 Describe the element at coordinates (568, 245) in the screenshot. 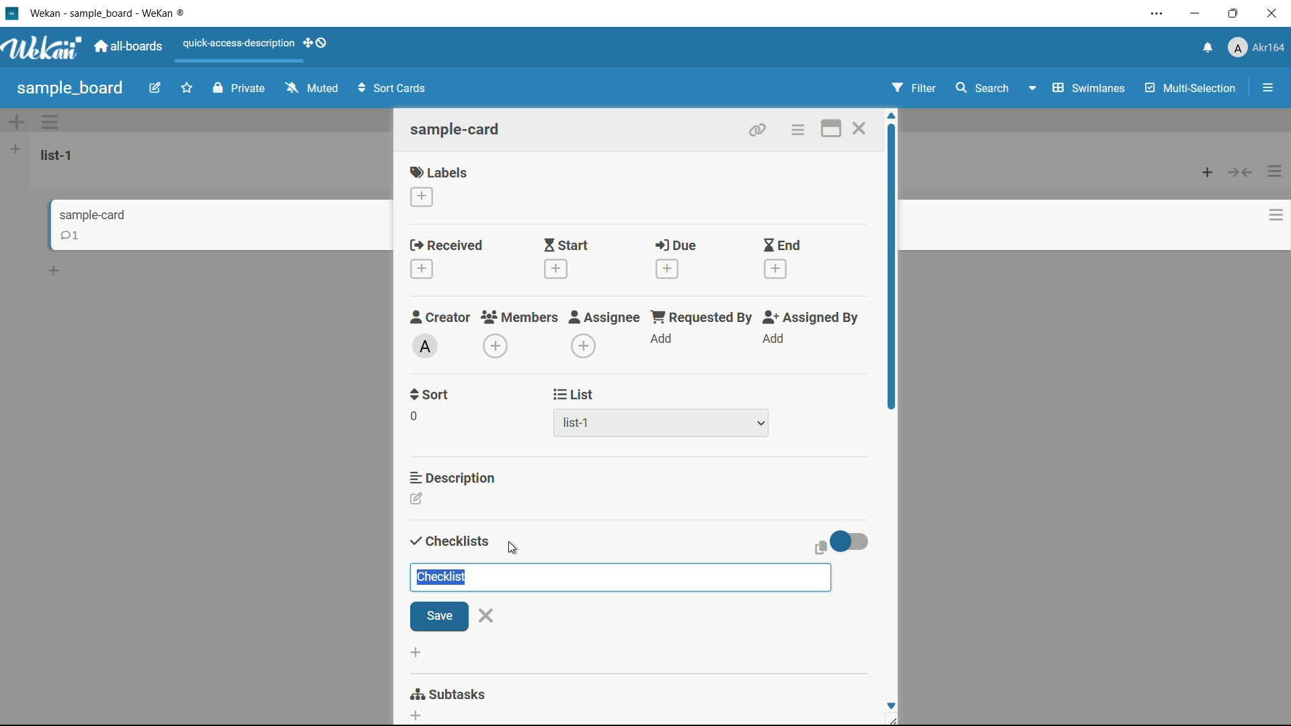

I see `start` at that location.